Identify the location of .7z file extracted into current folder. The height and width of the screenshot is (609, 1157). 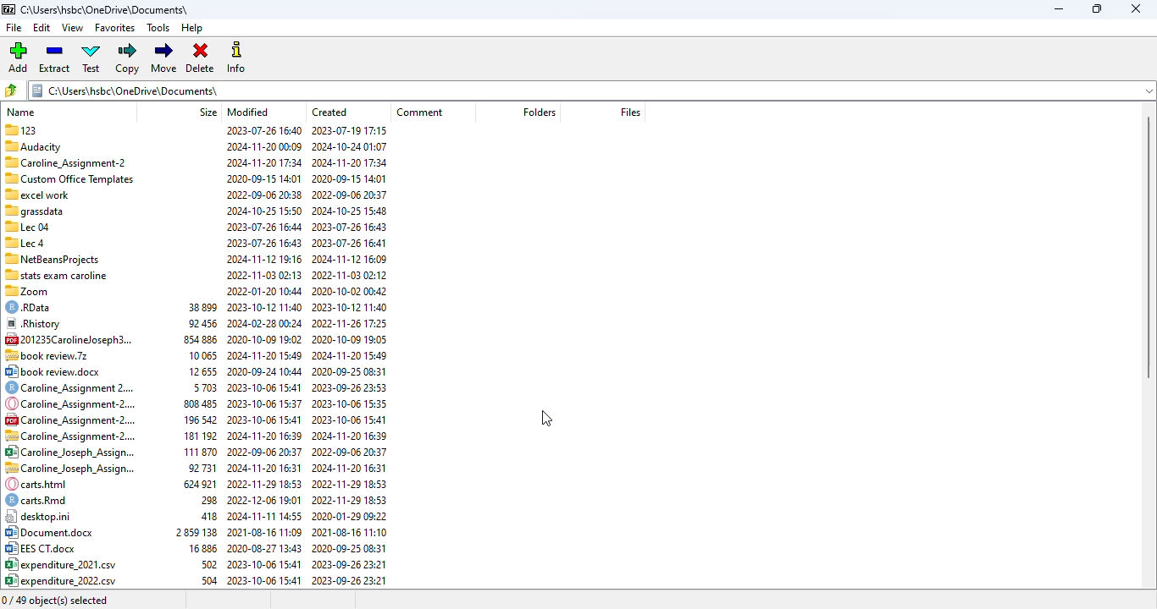
(47, 356).